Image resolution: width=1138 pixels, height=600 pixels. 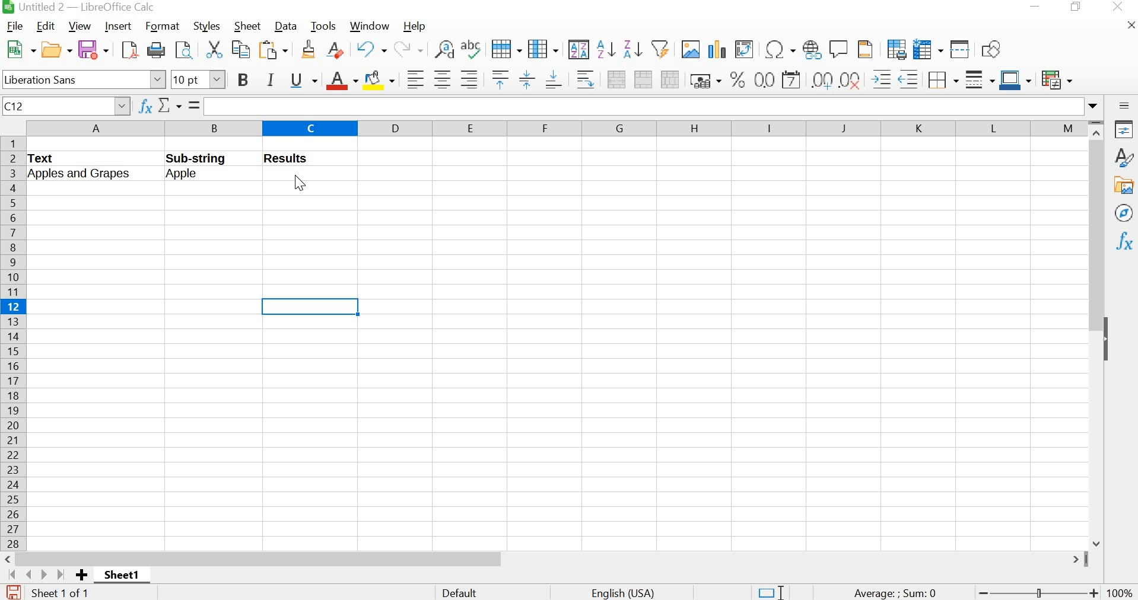 I want to click on file, so click(x=12, y=25).